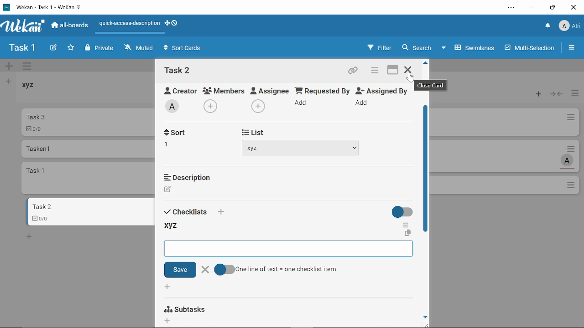 This screenshot has height=328, width=584. Describe the element at coordinates (373, 72) in the screenshot. I see `Card actions` at that location.